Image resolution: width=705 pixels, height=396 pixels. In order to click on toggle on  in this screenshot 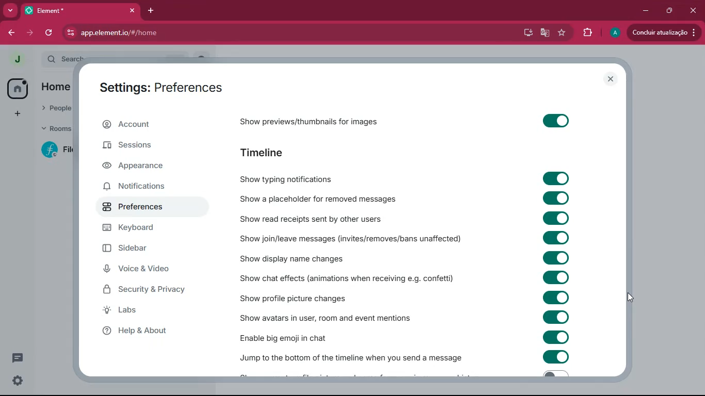, I will do `click(556, 357)`.